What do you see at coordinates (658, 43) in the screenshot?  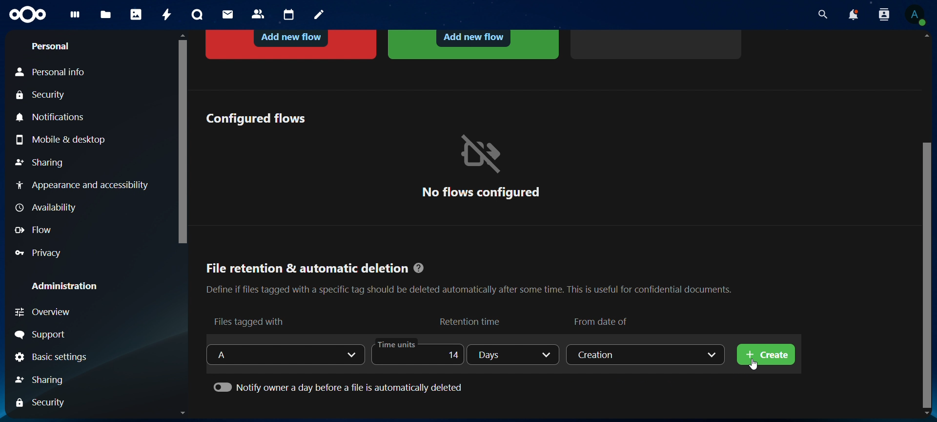 I see `add more flows` at bounding box center [658, 43].